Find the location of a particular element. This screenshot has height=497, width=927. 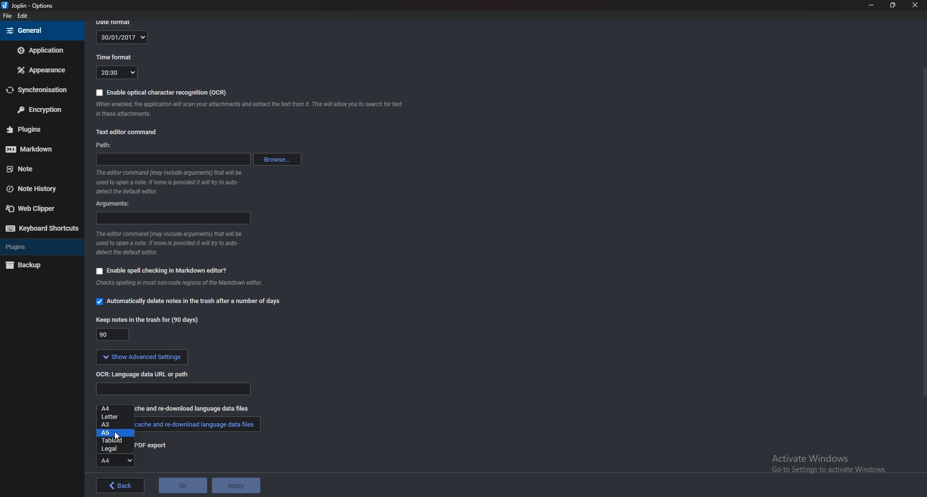

joplin is located at coordinates (31, 6).